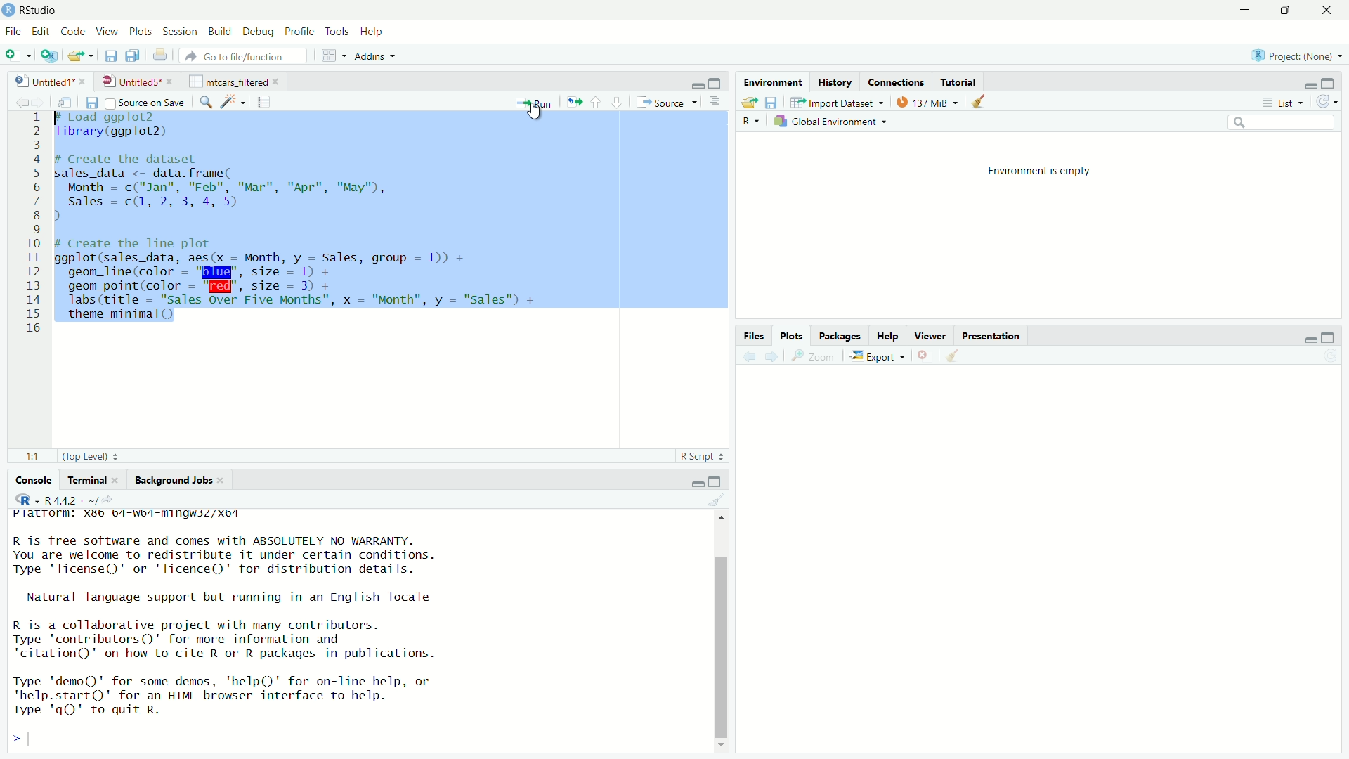  What do you see at coordinates (930, 336) in the screenshot?
I see `viewer` at bounding box center [930, 336].